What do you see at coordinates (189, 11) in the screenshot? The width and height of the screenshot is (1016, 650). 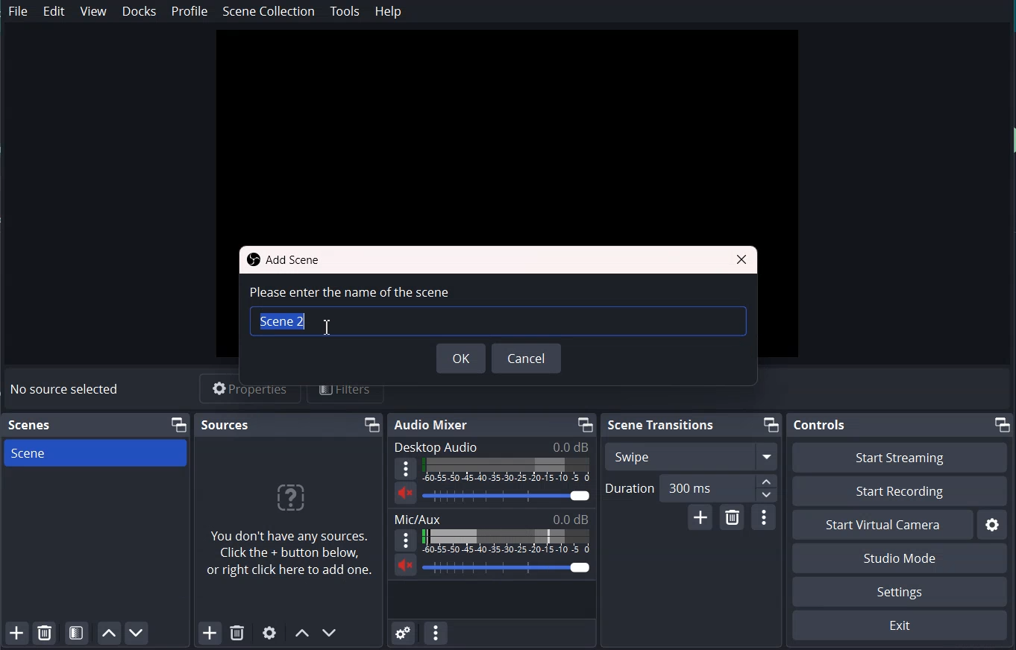 I see `Profile` at bounding box center [189, 11].